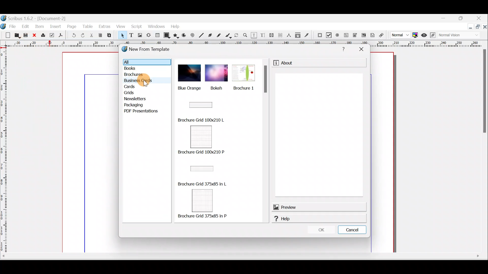  I want to click on Spiral, so click(192, 35).